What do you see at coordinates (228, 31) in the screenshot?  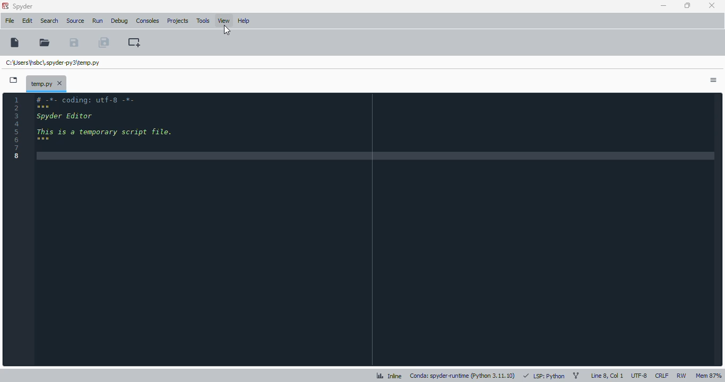 I see `cursor` at bounding box center [228, 31].